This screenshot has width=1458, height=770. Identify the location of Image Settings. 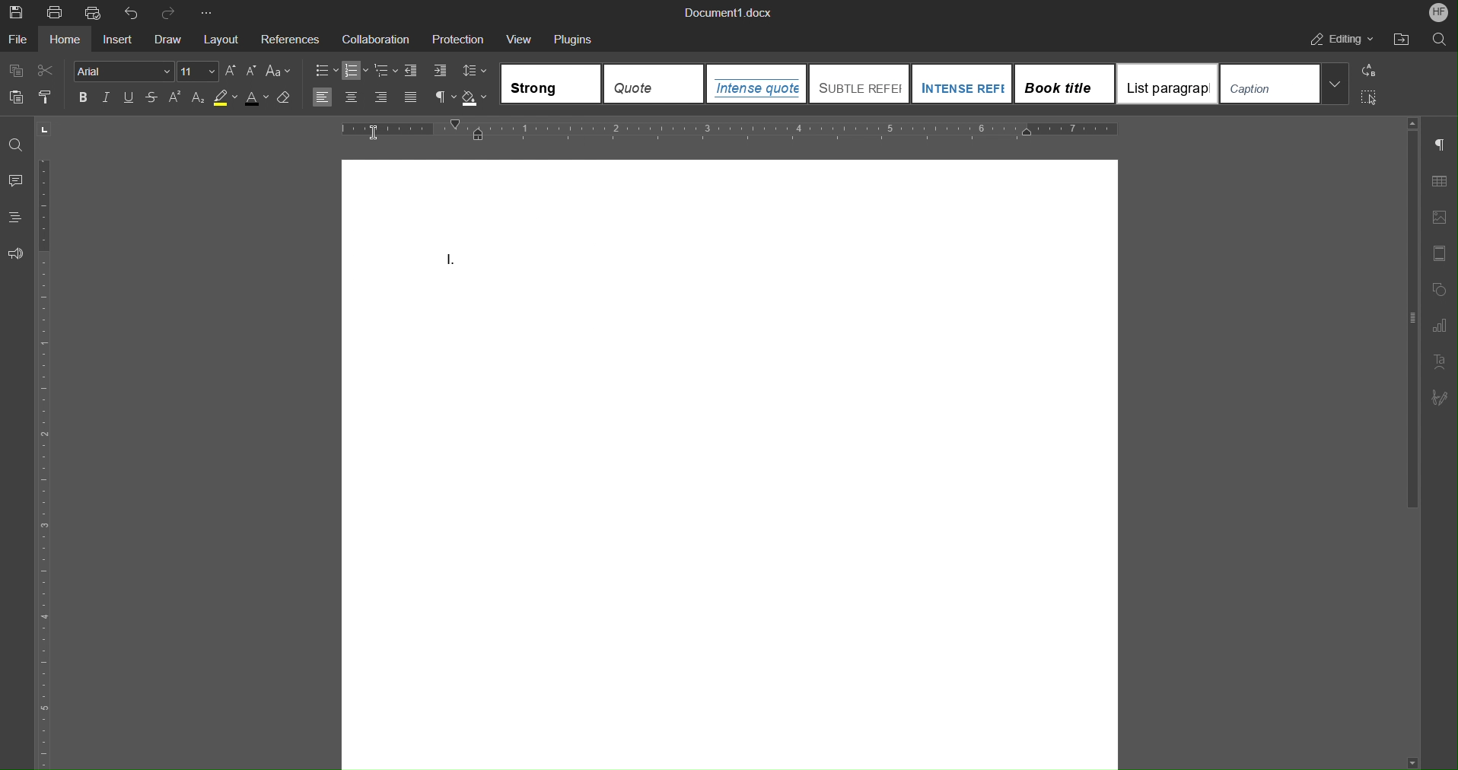
(1438, 217).